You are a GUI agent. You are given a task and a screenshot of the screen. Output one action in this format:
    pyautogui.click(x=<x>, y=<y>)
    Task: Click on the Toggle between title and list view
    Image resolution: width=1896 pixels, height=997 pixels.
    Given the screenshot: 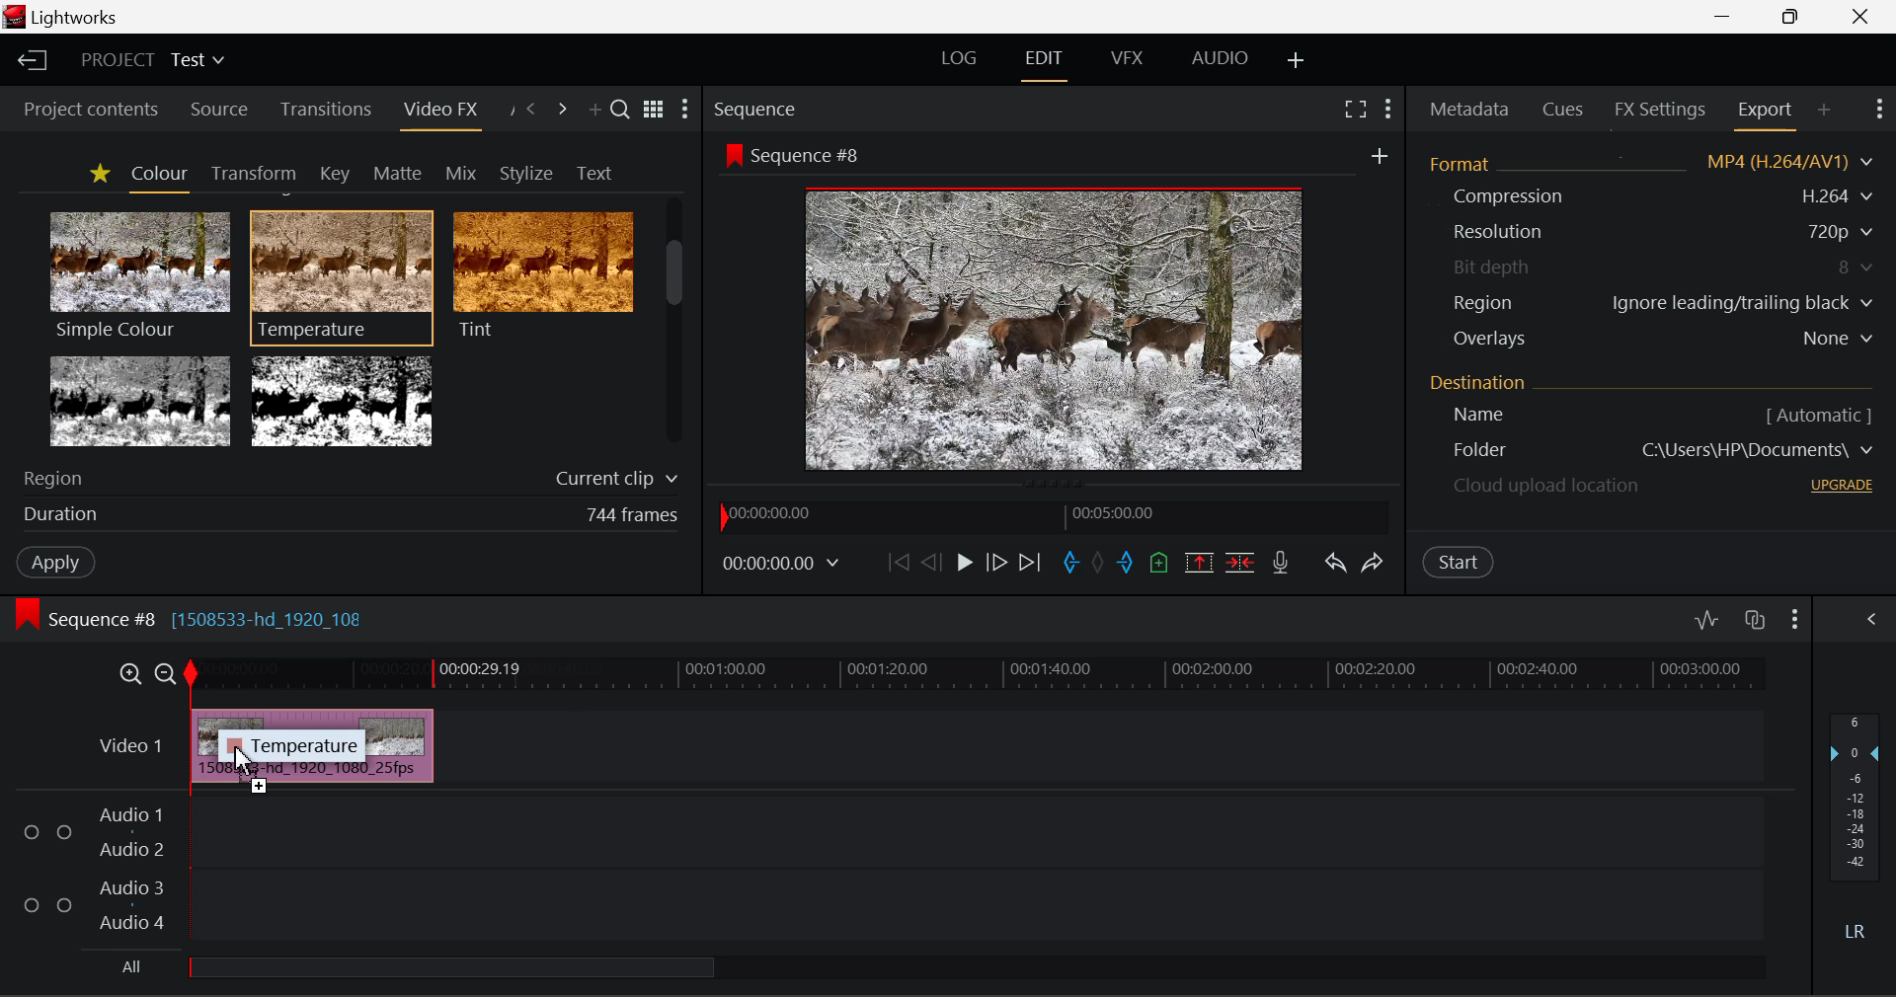 What is the action you would take?
    pyautogui.click(x=656, y=111)
    